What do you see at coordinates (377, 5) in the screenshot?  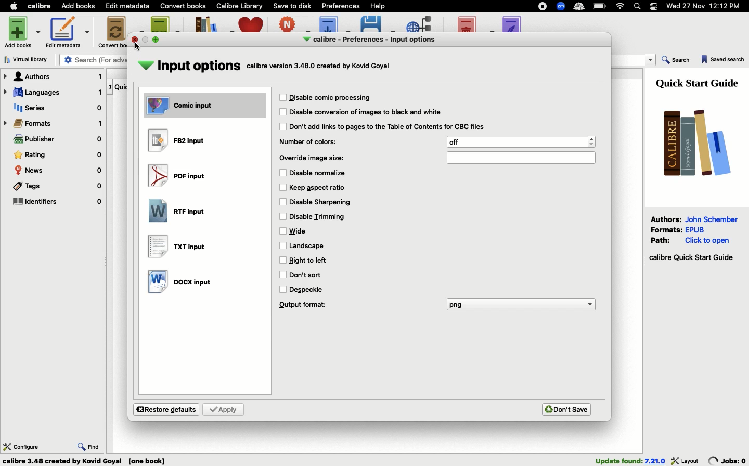 I see `Help` at bounding box center [377, 5].